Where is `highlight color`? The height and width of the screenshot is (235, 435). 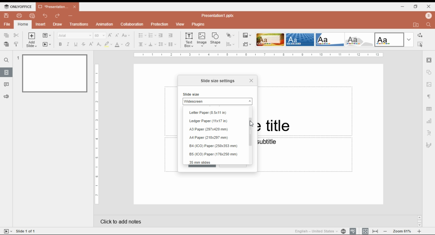 highlight color is located at coordinates (108, 44).